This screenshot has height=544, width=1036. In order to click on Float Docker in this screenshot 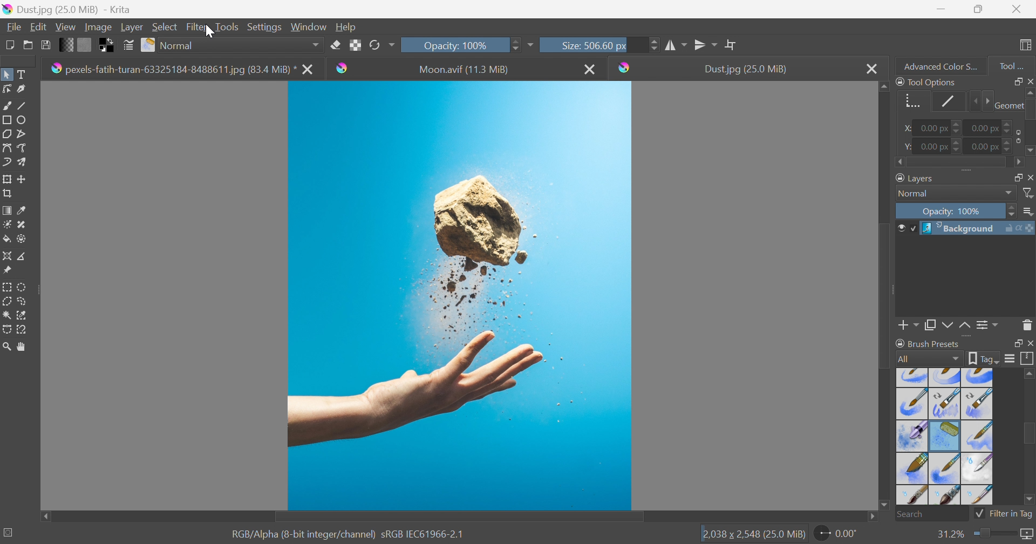, I will do `click(1030, 177)`.